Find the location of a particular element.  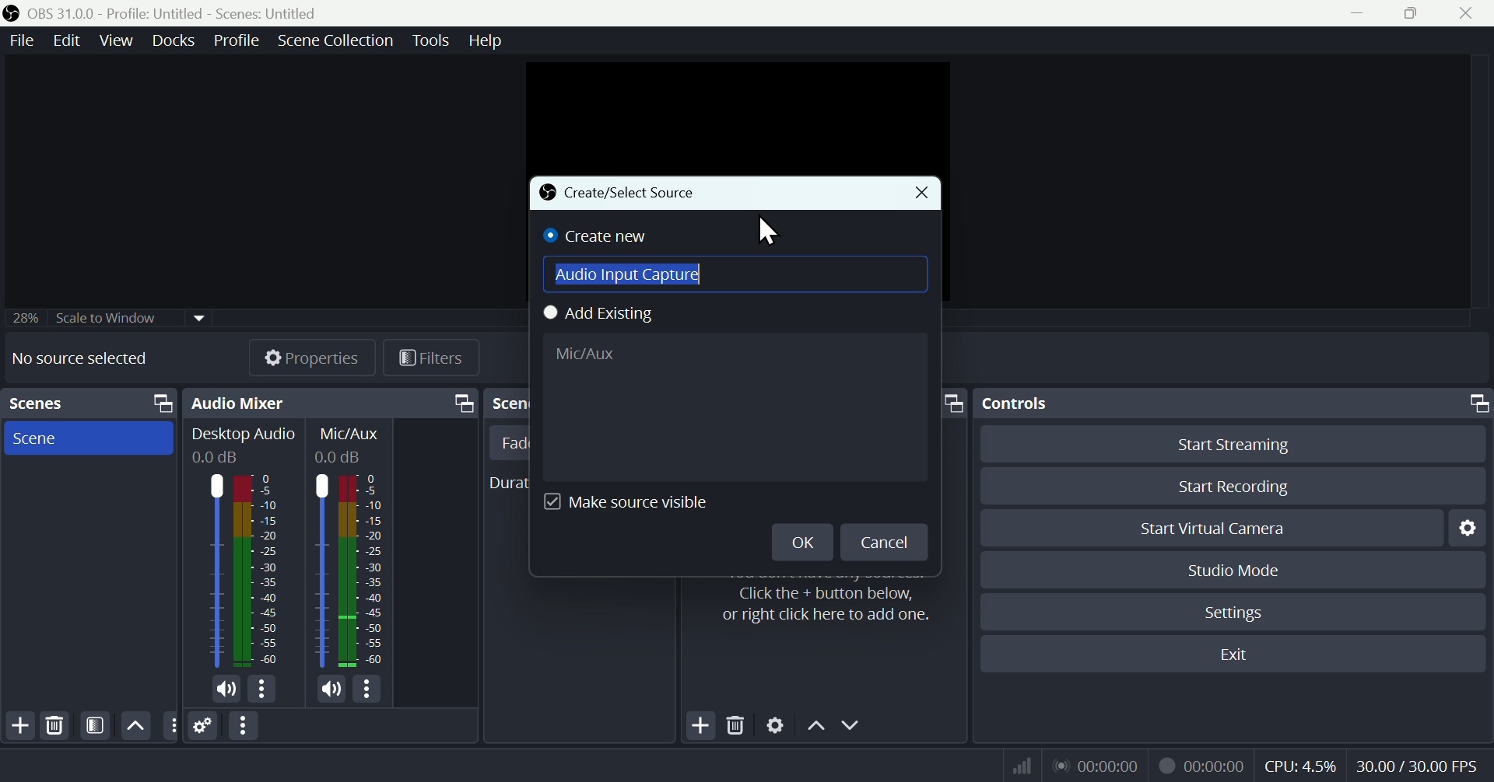

Down is located at coordinates (850, 727).